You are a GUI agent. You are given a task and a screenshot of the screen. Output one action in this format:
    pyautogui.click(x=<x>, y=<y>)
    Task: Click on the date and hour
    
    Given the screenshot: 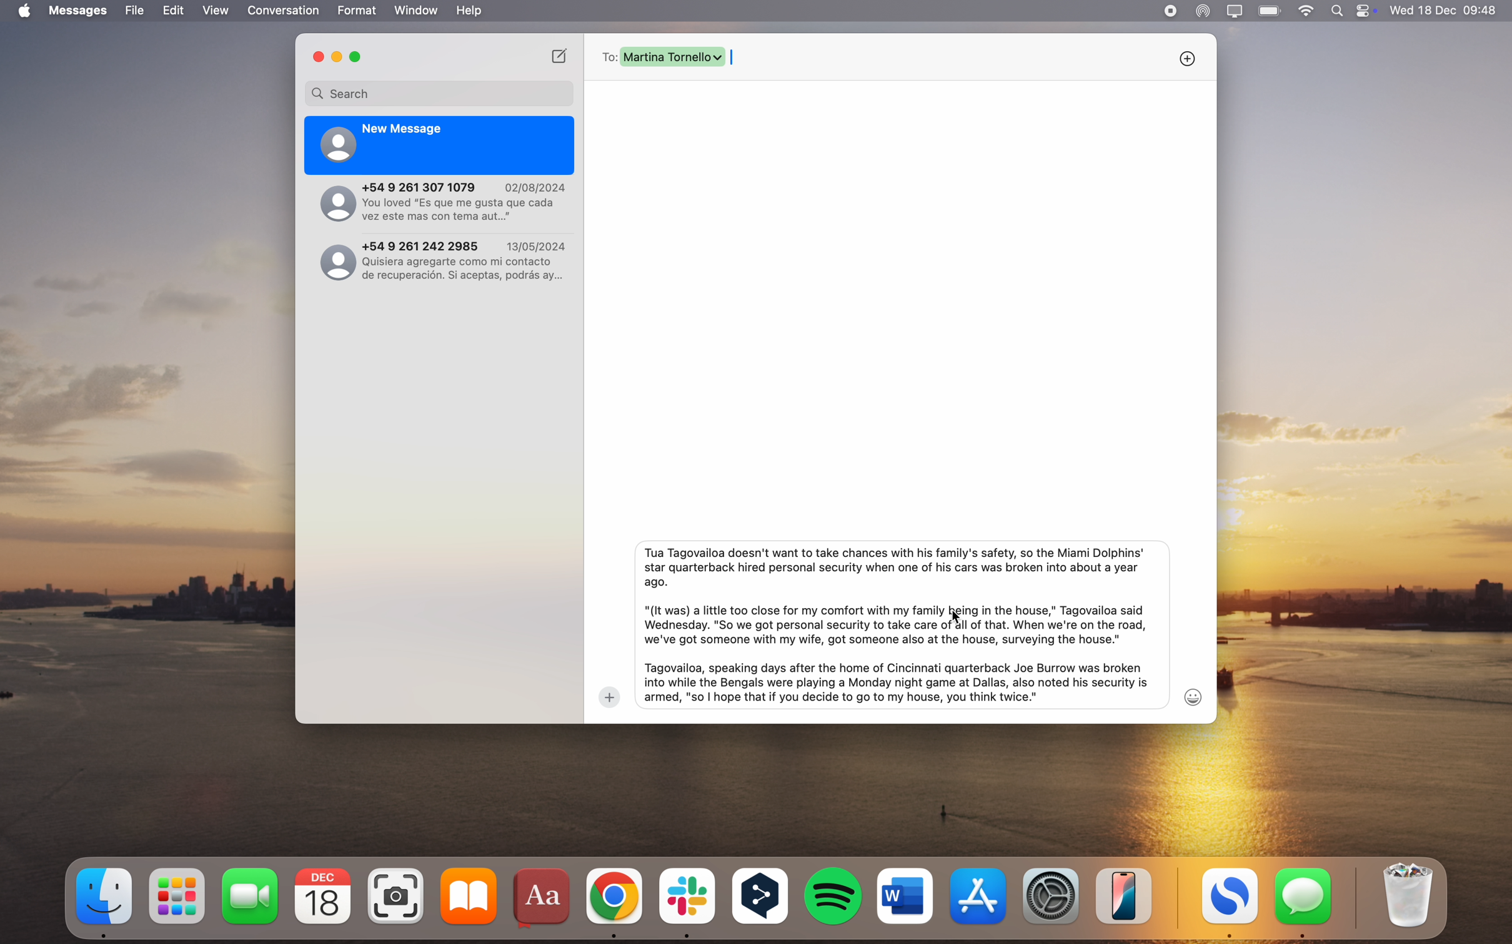 What is the action you would take?
    pyautogui.click(x=1445, y=10)
    